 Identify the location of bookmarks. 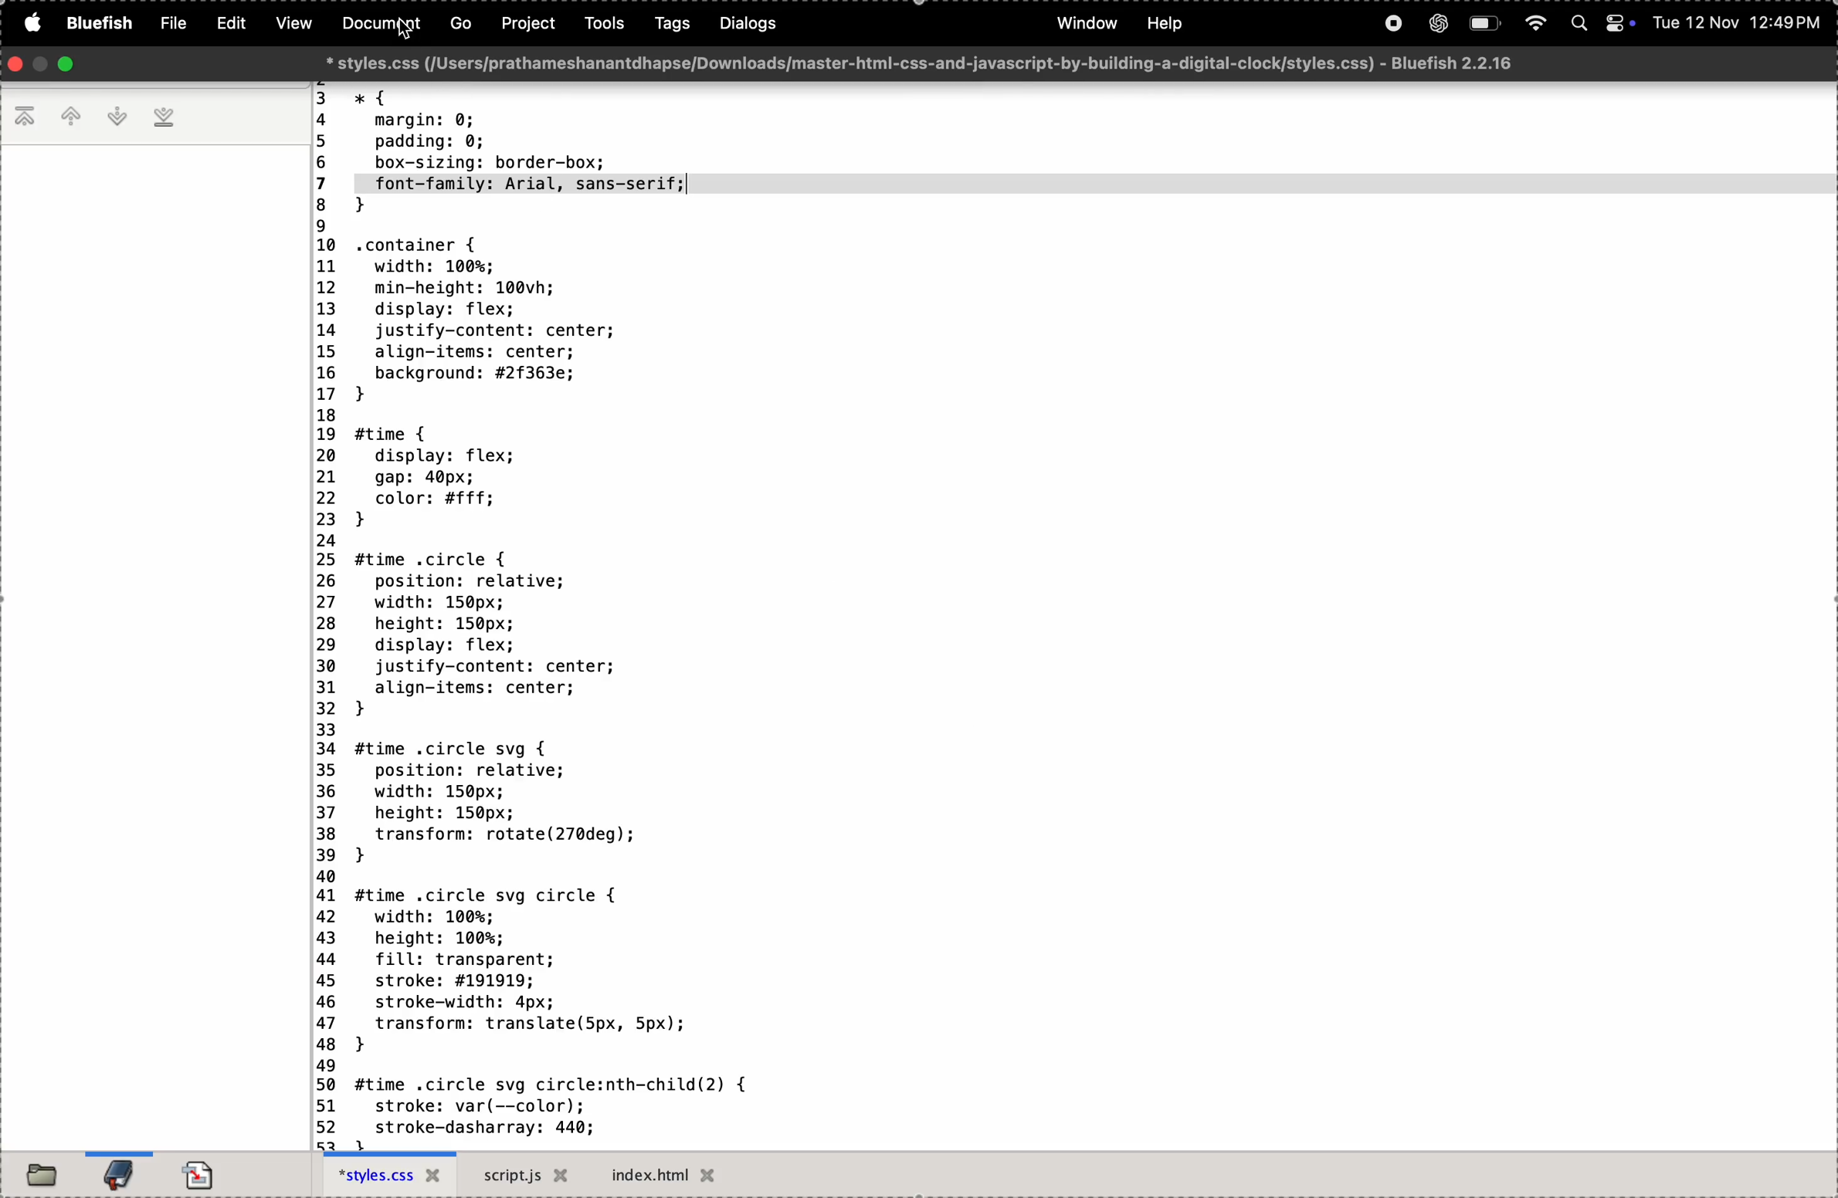
(117, 1172).